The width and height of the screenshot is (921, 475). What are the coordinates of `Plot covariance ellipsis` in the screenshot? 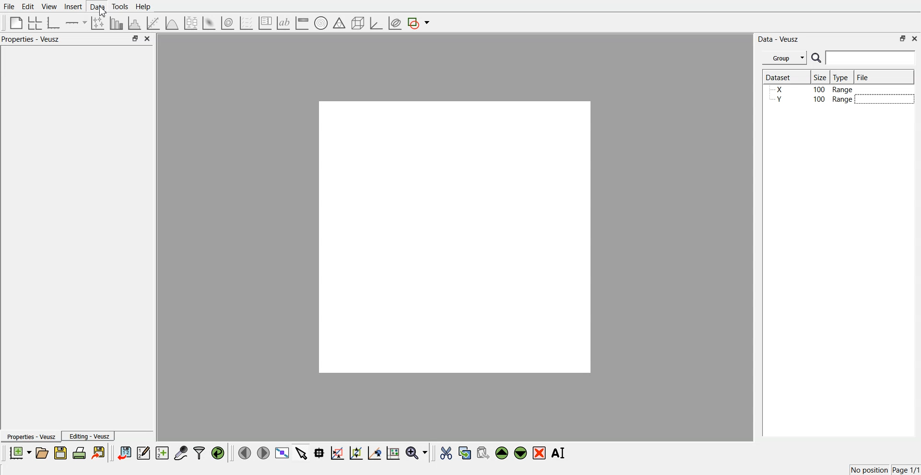 It's located at (395, 24).